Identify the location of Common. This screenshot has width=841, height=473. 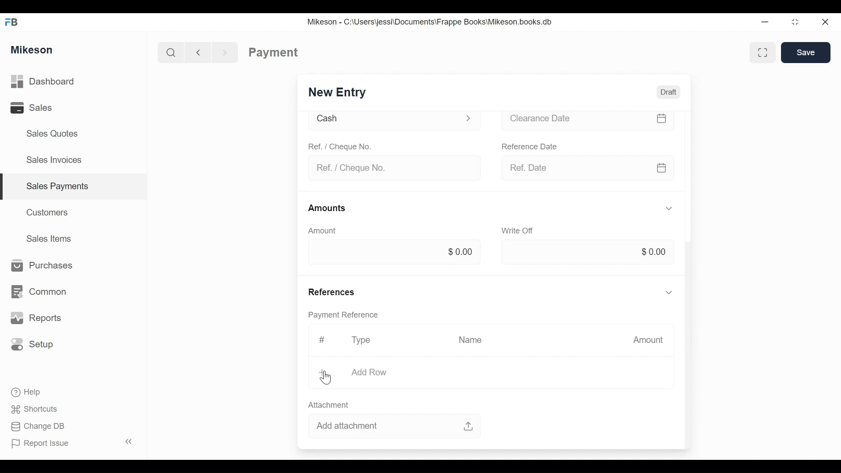
(43, 287).